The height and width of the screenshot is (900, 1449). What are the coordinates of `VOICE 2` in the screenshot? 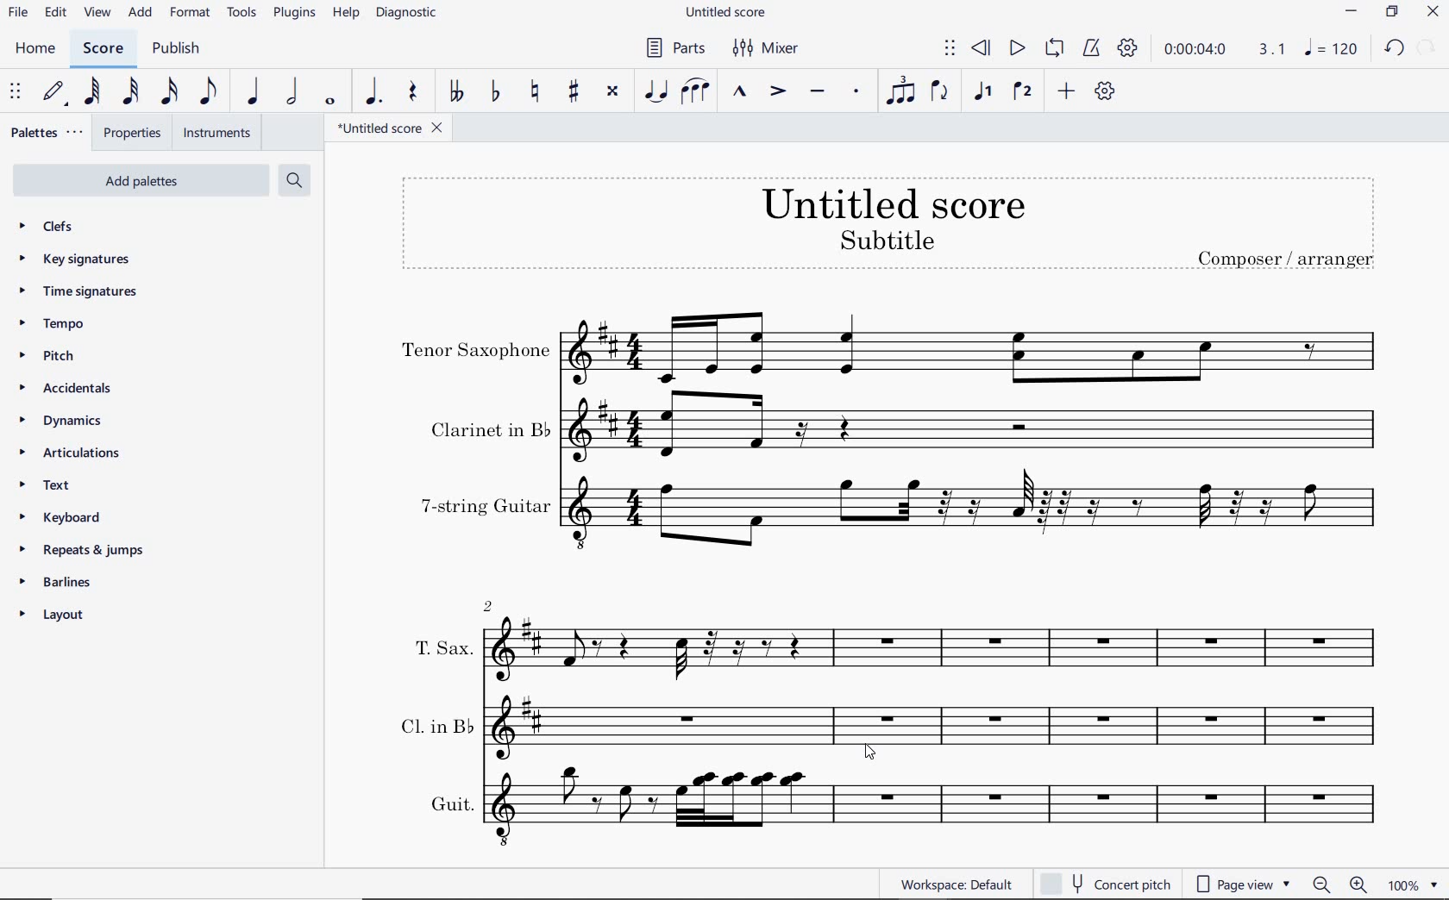 It's located at (1024, 91).